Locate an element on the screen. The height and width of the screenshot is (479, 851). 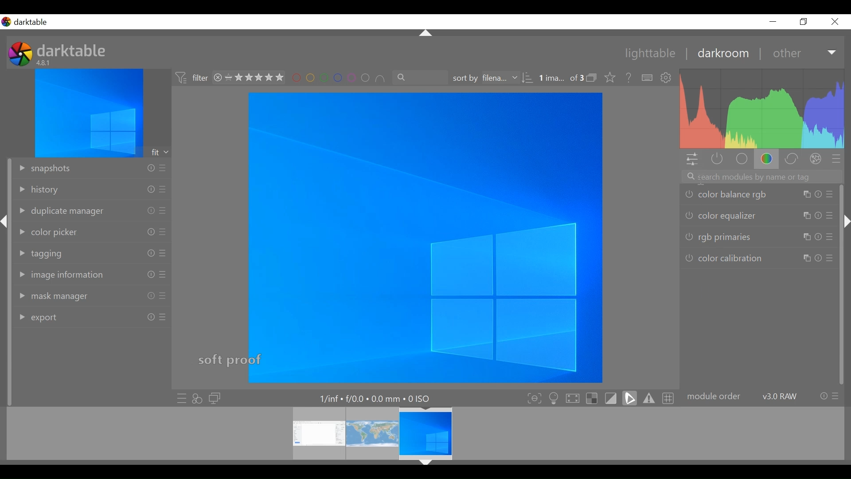
filter by text is located at coordinates (421, 78).